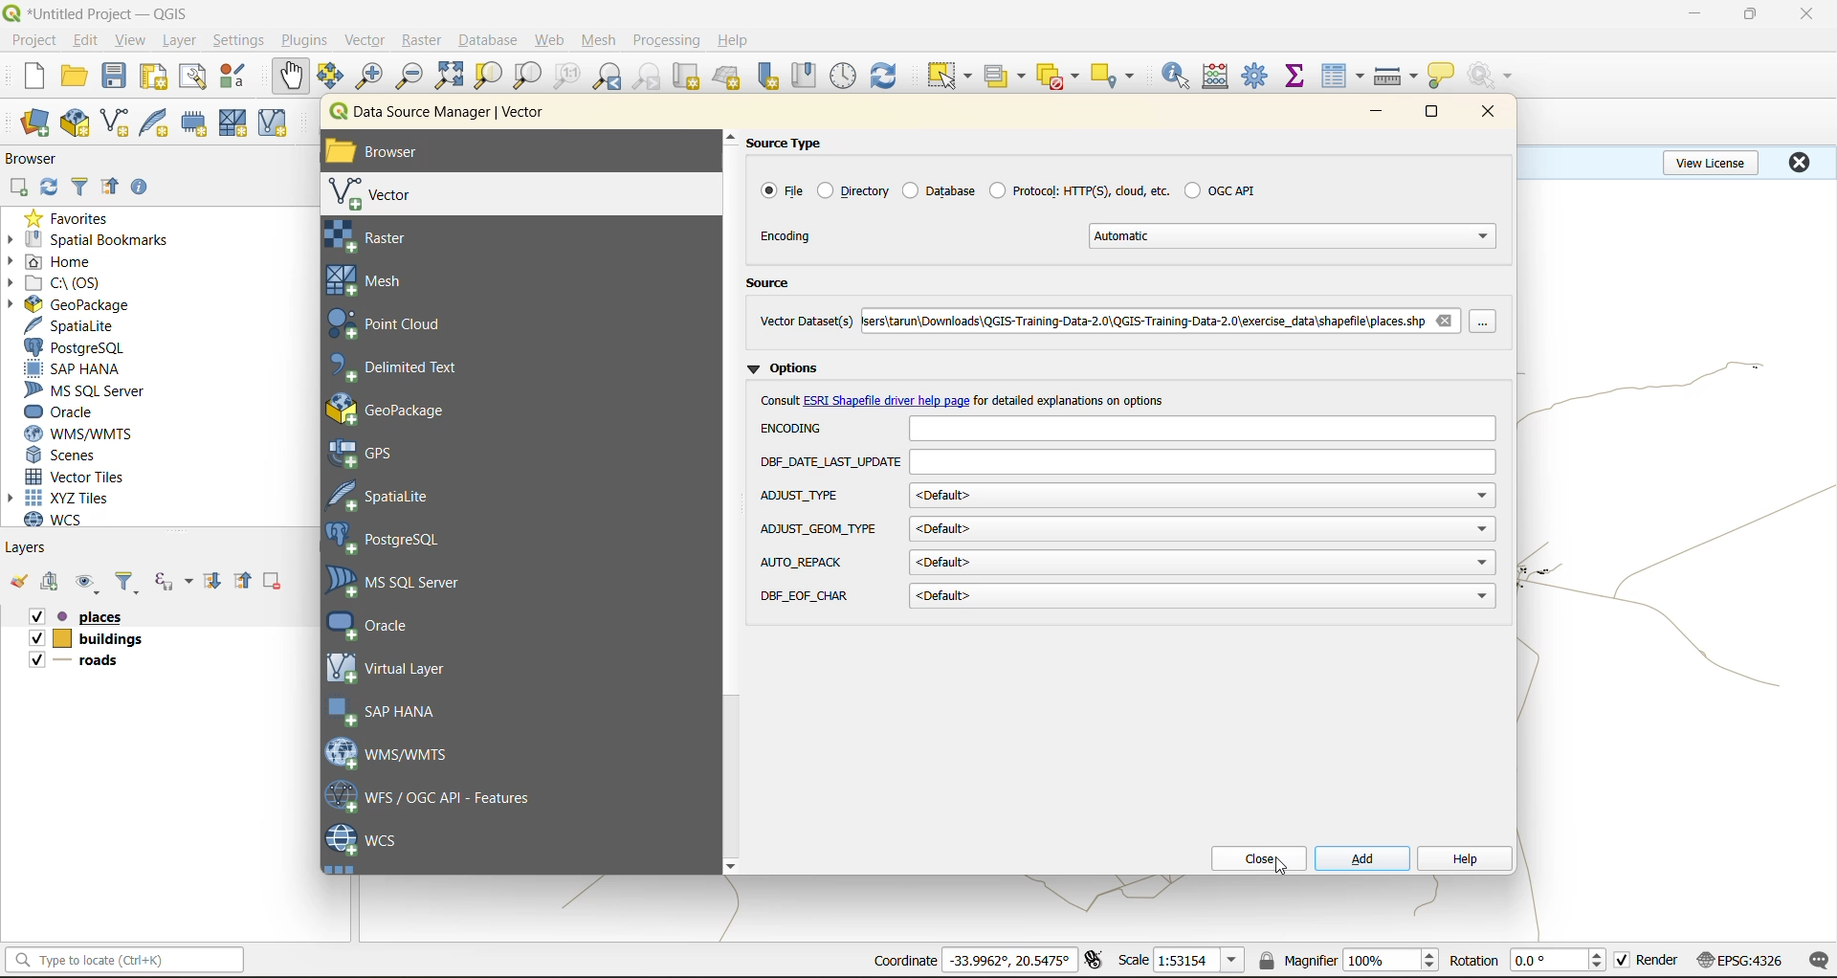 The image size is (1837, 978). I want to click on zoom next, so click(650, 77).